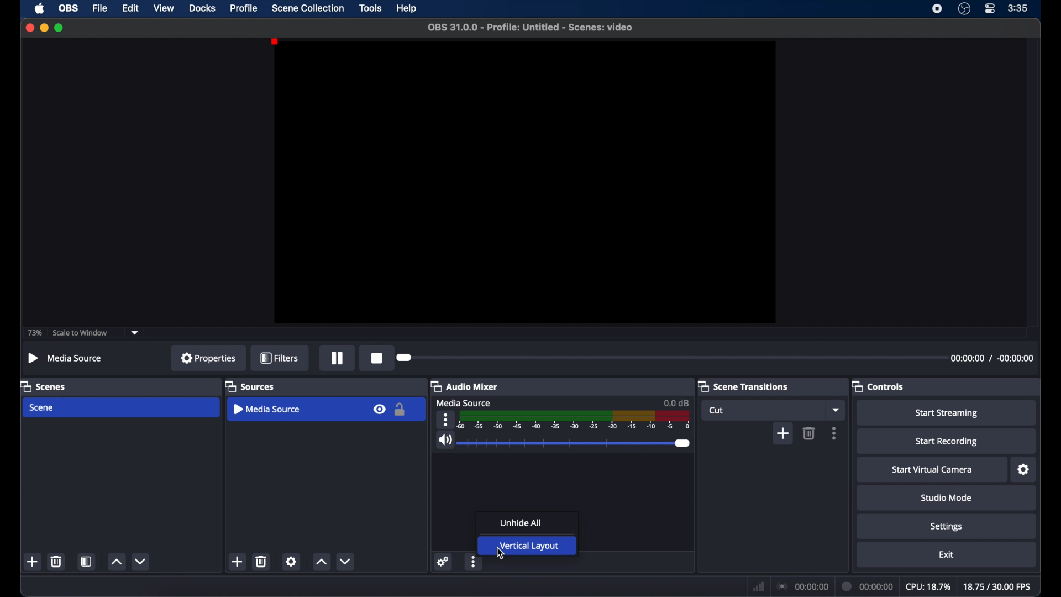 The width and height of the screenshot is (1061, 597). Describe the element at coordinates (101, 8) in the screenshot. I see `file` at that location.